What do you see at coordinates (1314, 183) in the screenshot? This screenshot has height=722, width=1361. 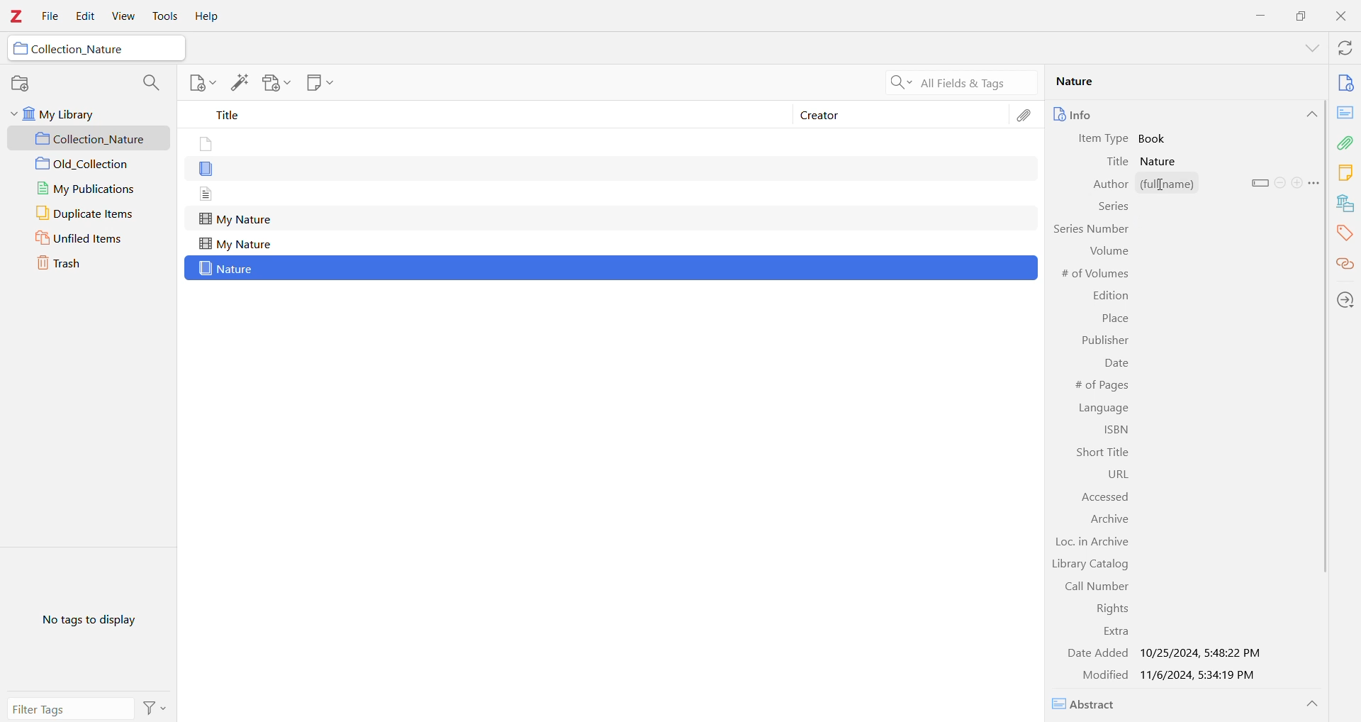 I see `Open context menu` at bounding box center [1314, 183].